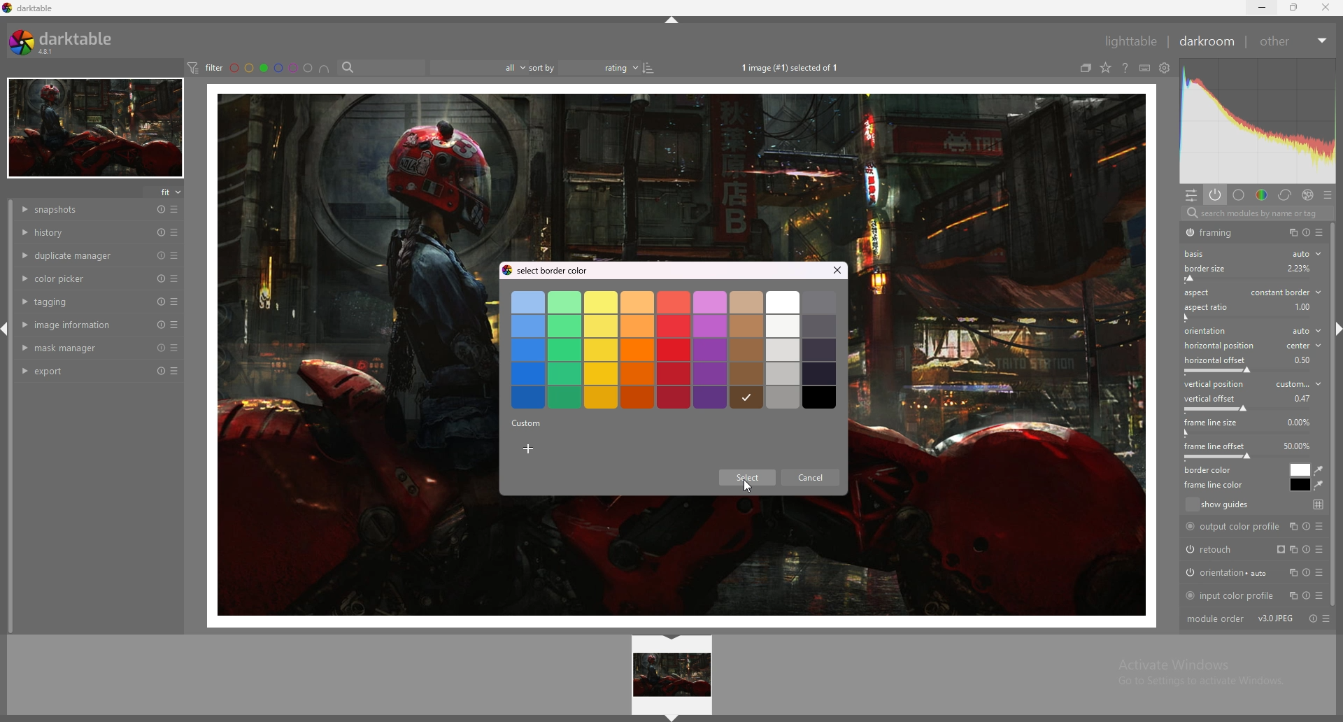  Describe the element at coordinates (1191, 196) in the screenshot. I see `quic access panel` at that location.